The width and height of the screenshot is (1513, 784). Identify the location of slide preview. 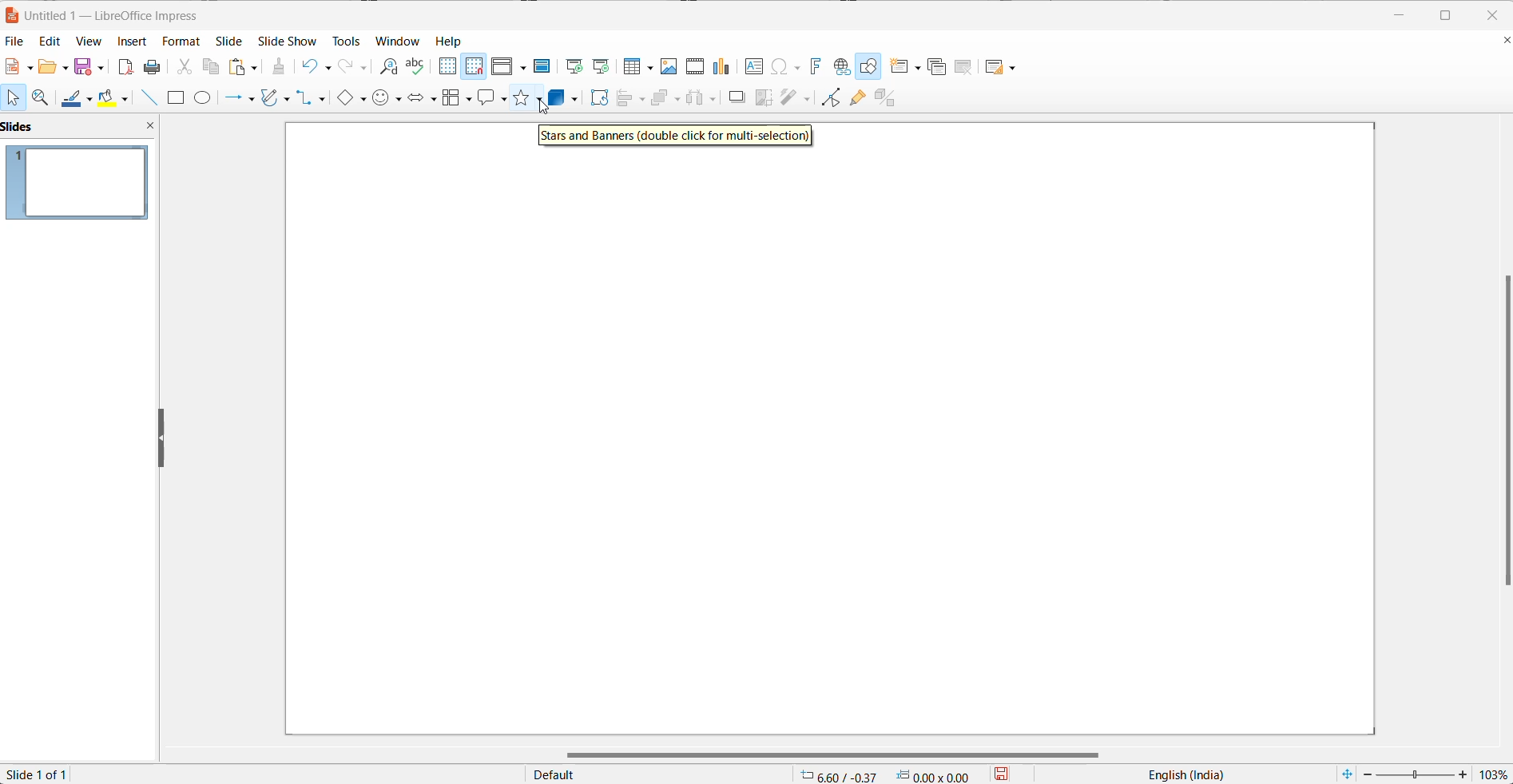
(77, 184).